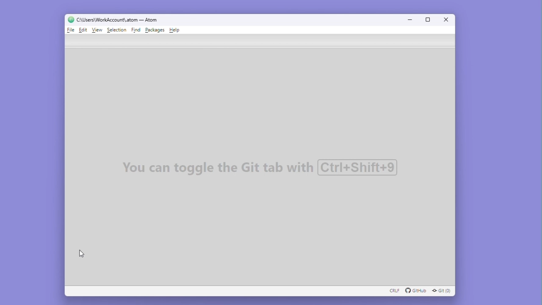 This screenshot has height=305, width=542. What do you see at coordinates (261, 167) in the screenshot?
I see `You can toggle the Git tab with Ctrl+Shift+9` at bounding box center [261, 167].